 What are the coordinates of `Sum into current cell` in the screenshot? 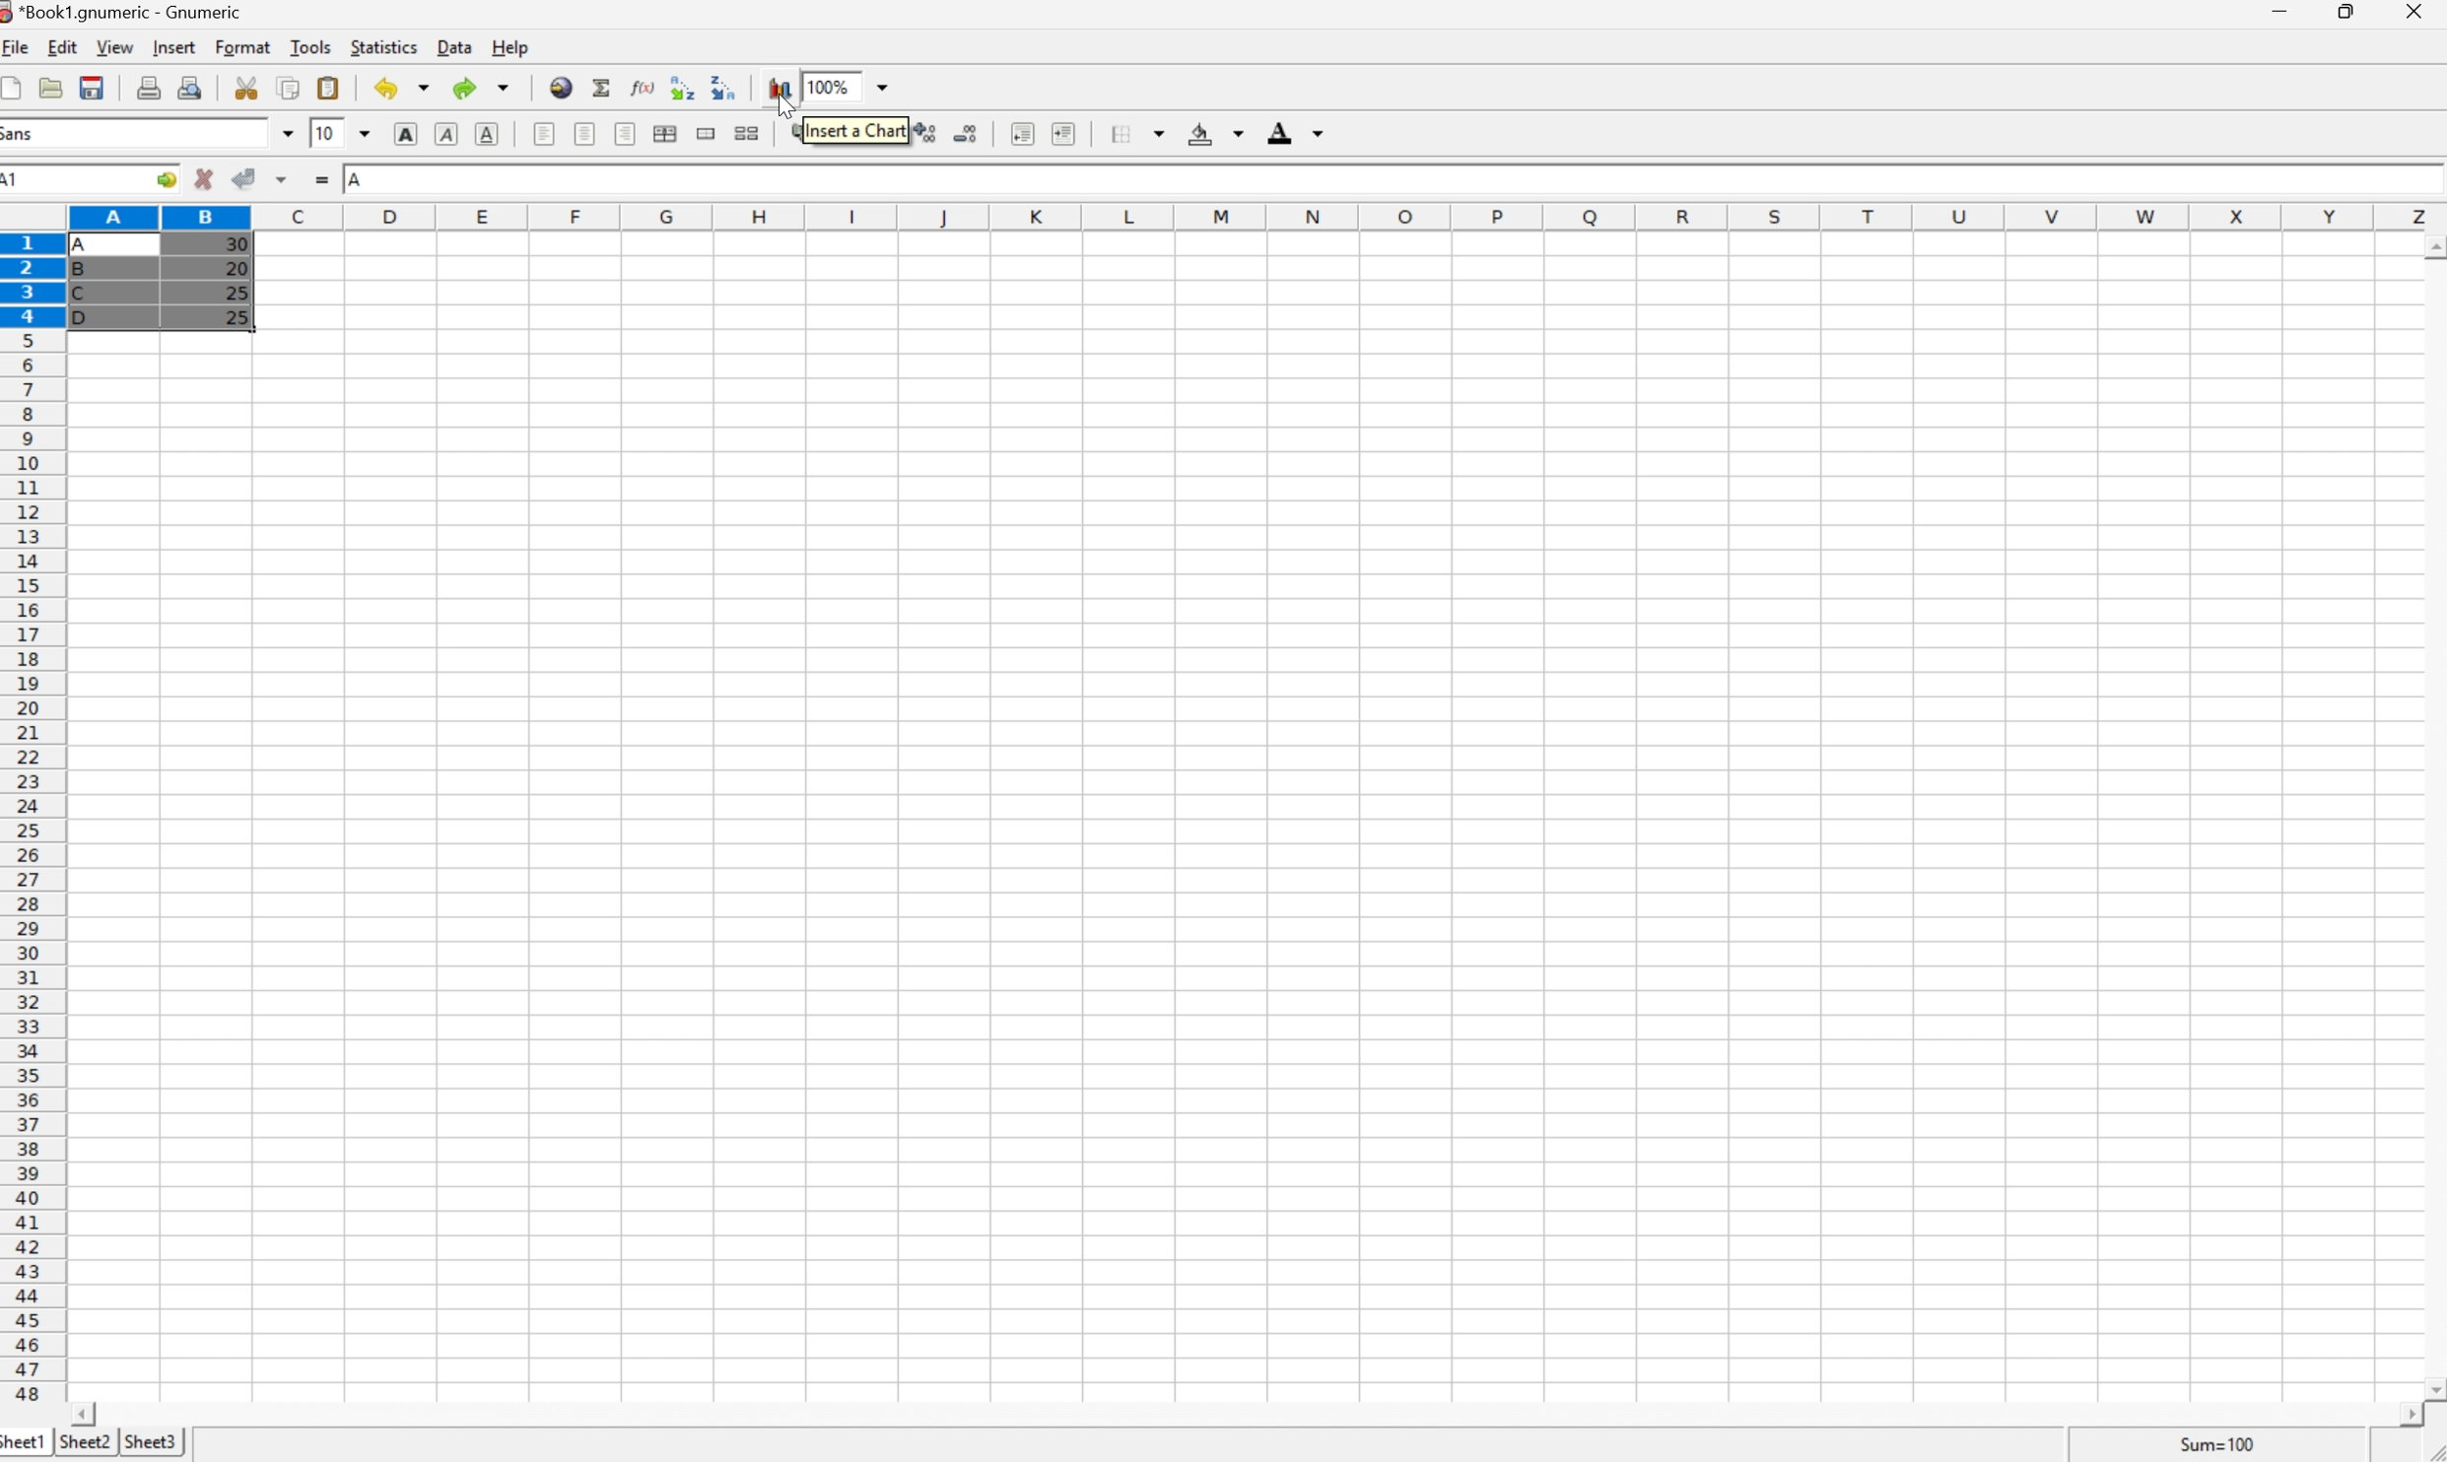 It's located at (603, 85).